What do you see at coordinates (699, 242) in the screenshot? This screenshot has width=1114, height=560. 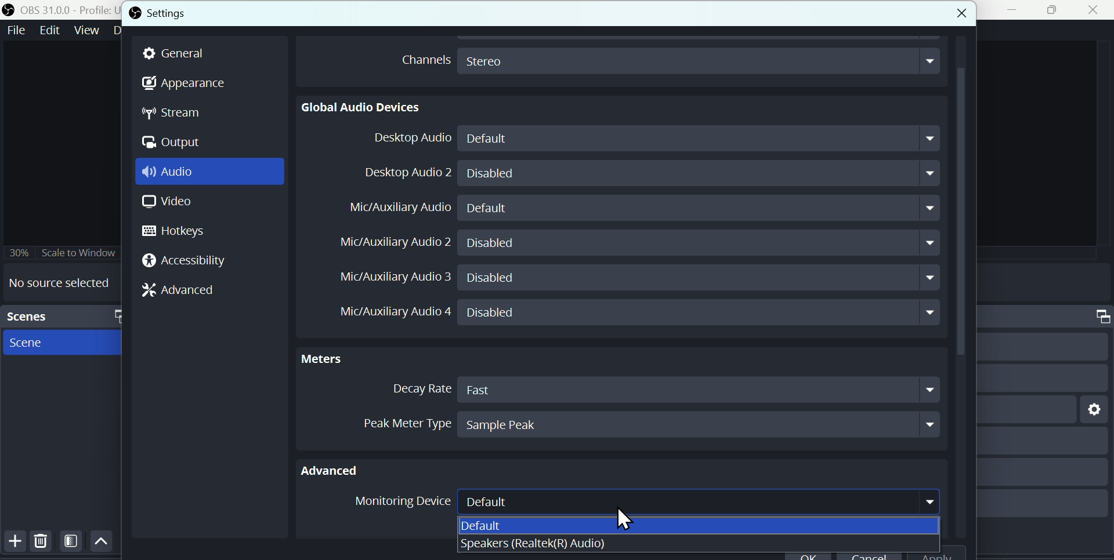 I see `Disabled` at bounding box center [699, 242].